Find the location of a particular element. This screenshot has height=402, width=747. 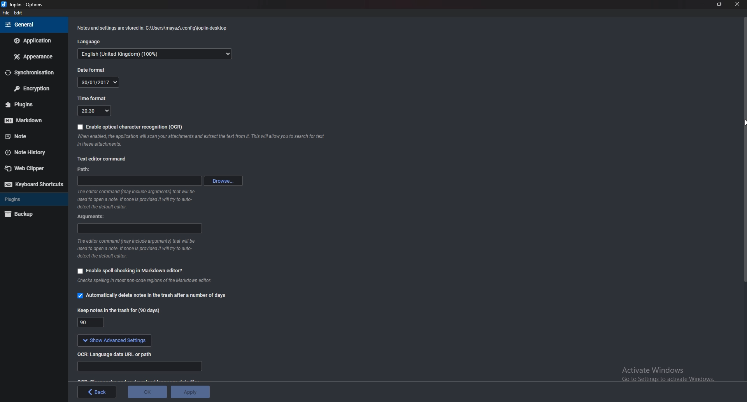

Minimize is located at coordinates (702, 4).